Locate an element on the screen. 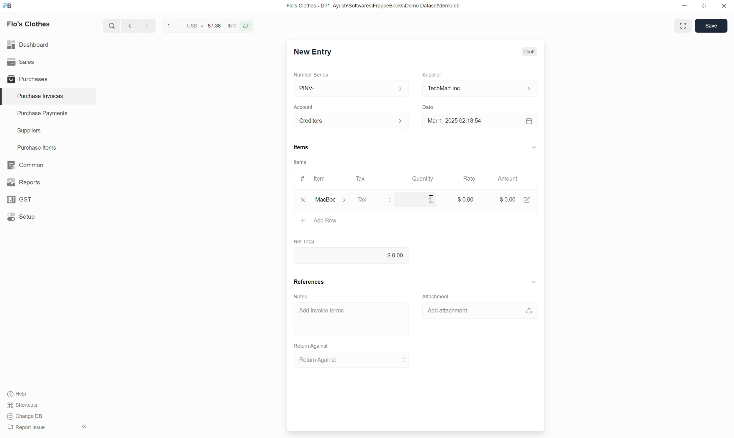 Image resolution: width=734 pixels, height=438 pixels. Collapse is located at coordinates (534, 147).